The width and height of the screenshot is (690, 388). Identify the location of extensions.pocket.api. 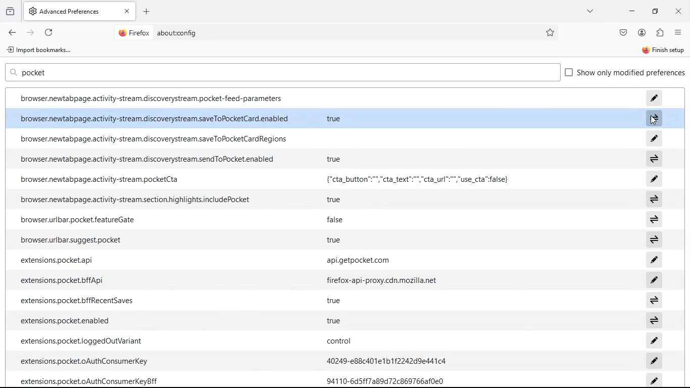
(57, 261).